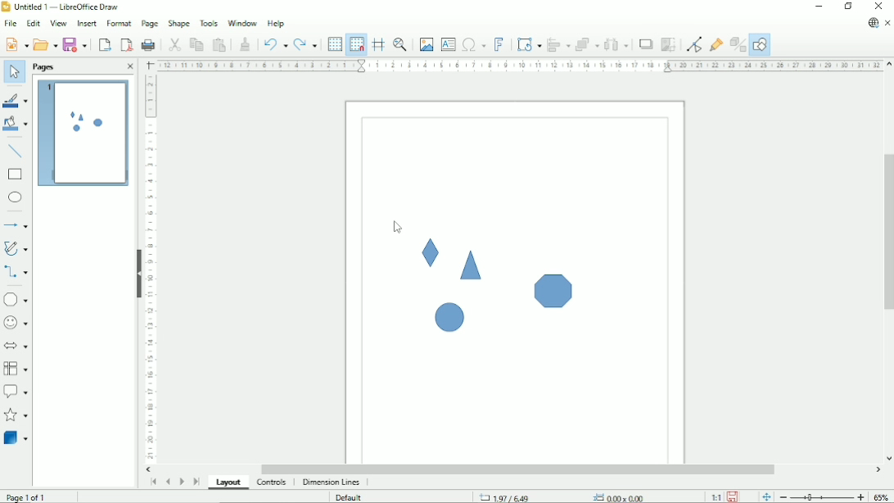  I want to click on Insert text box, so click(448, 44).